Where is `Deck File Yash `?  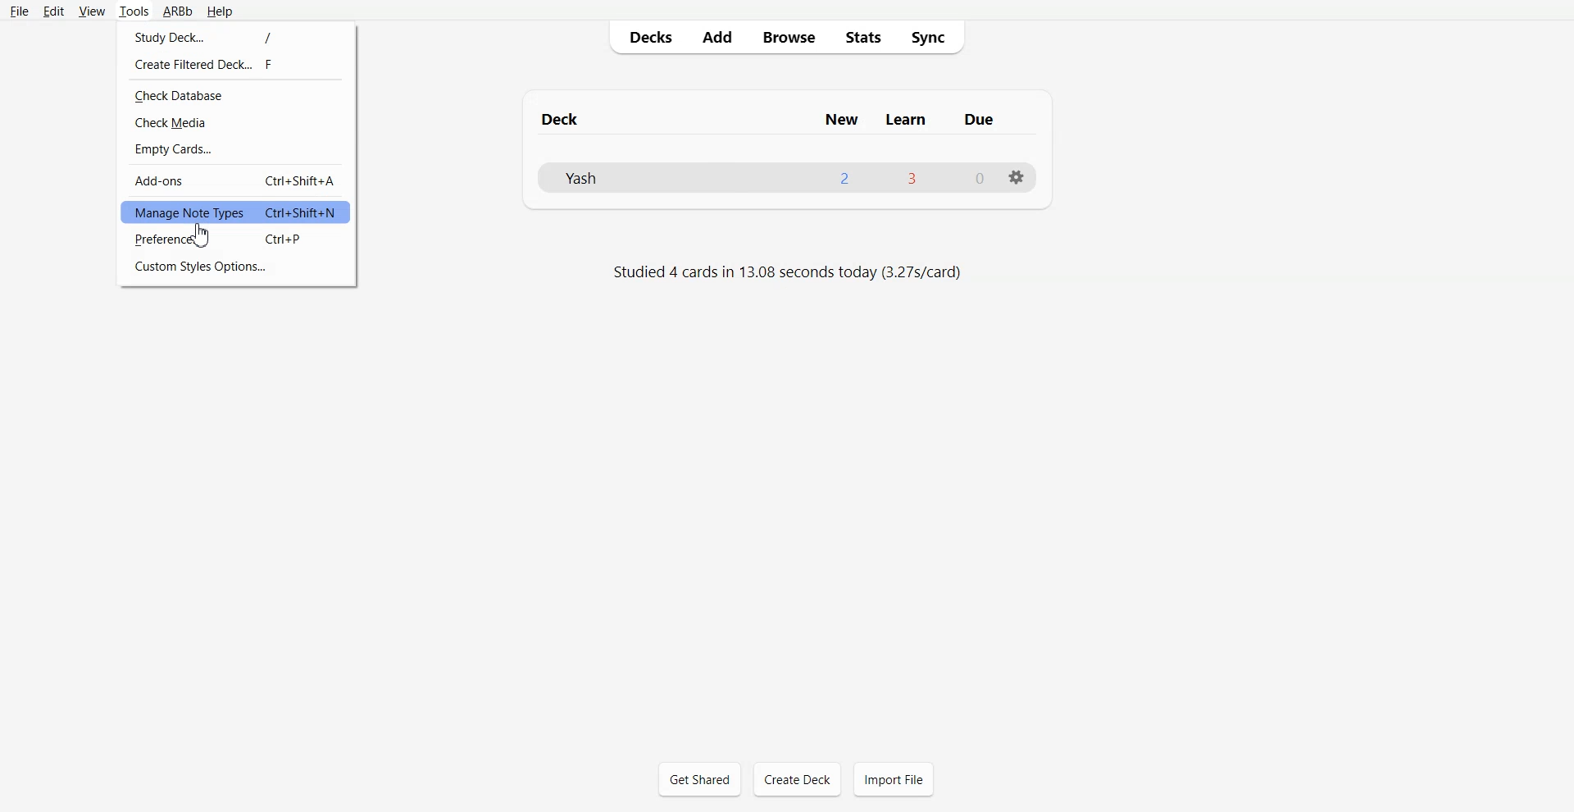
Deck File Yash  is located at coordinates (785, 177).